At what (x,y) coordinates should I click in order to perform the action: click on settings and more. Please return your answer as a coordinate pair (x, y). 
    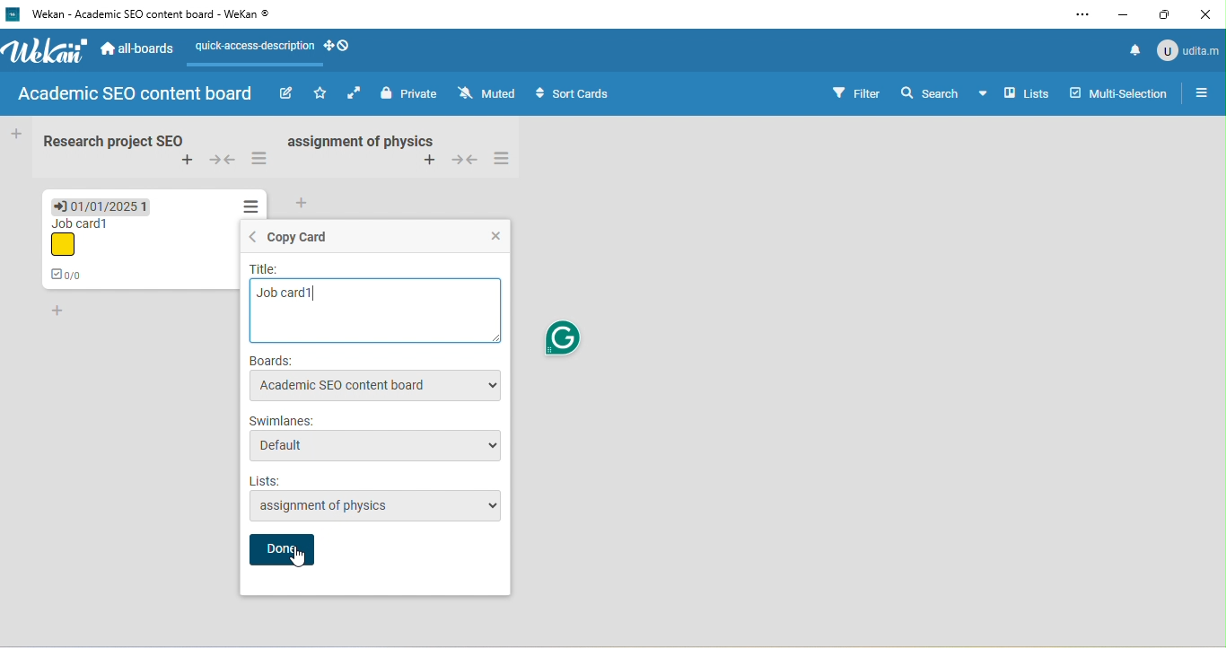
    Looking at the image, I should click on (1082, 16).